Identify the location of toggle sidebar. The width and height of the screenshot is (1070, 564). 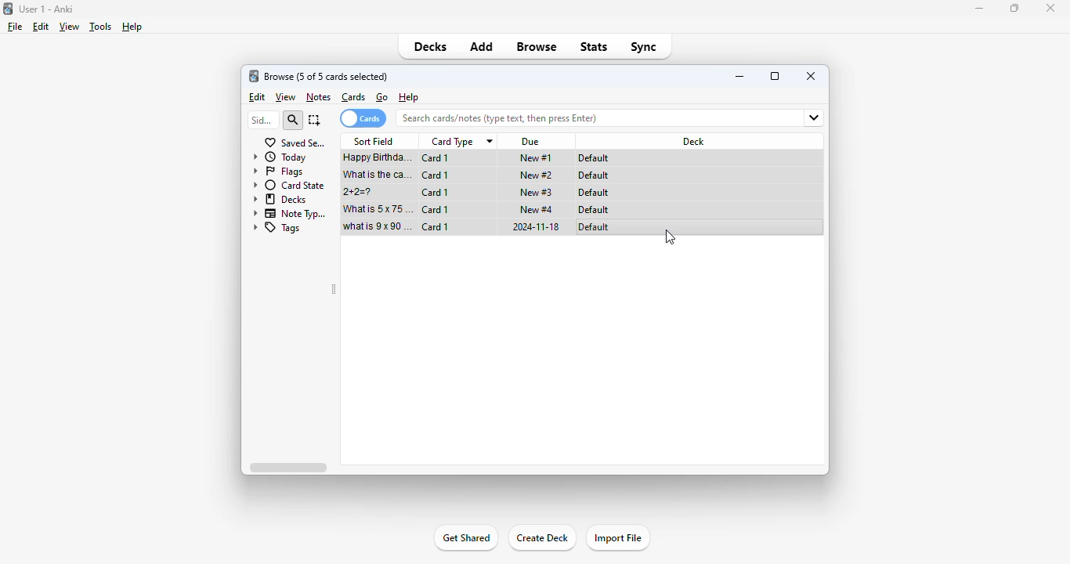
(334, 289).